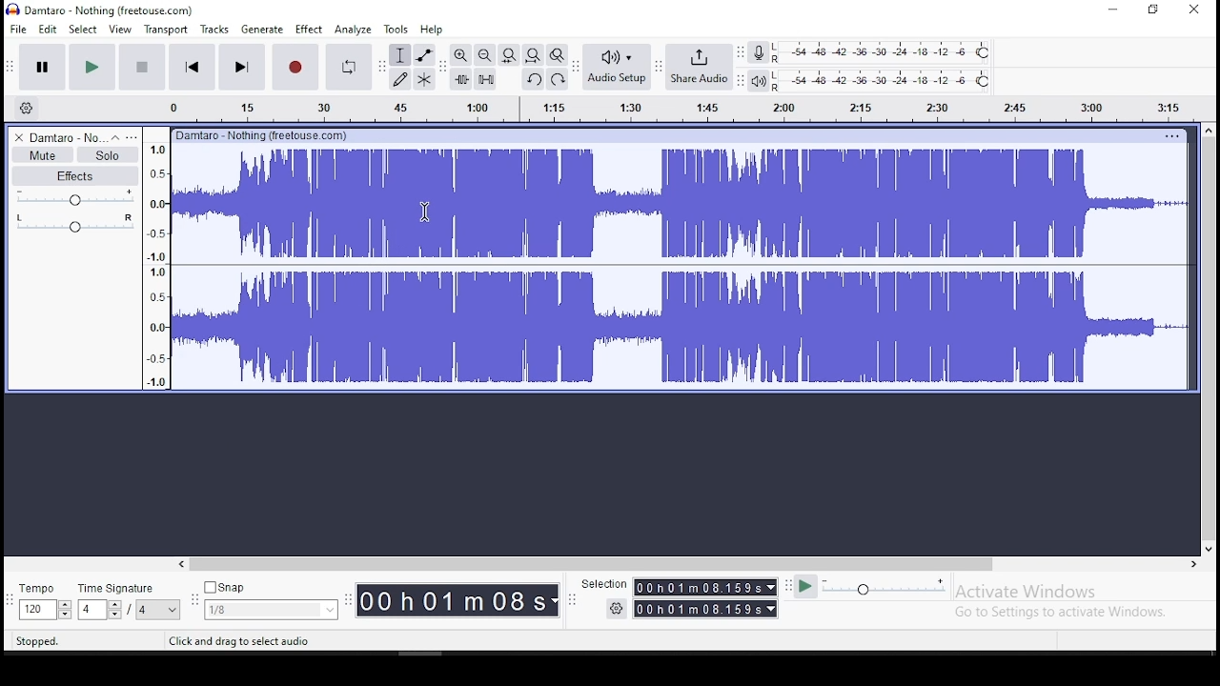 The image size is (1220, 686). I want to click on playback level, so click(882, 80).